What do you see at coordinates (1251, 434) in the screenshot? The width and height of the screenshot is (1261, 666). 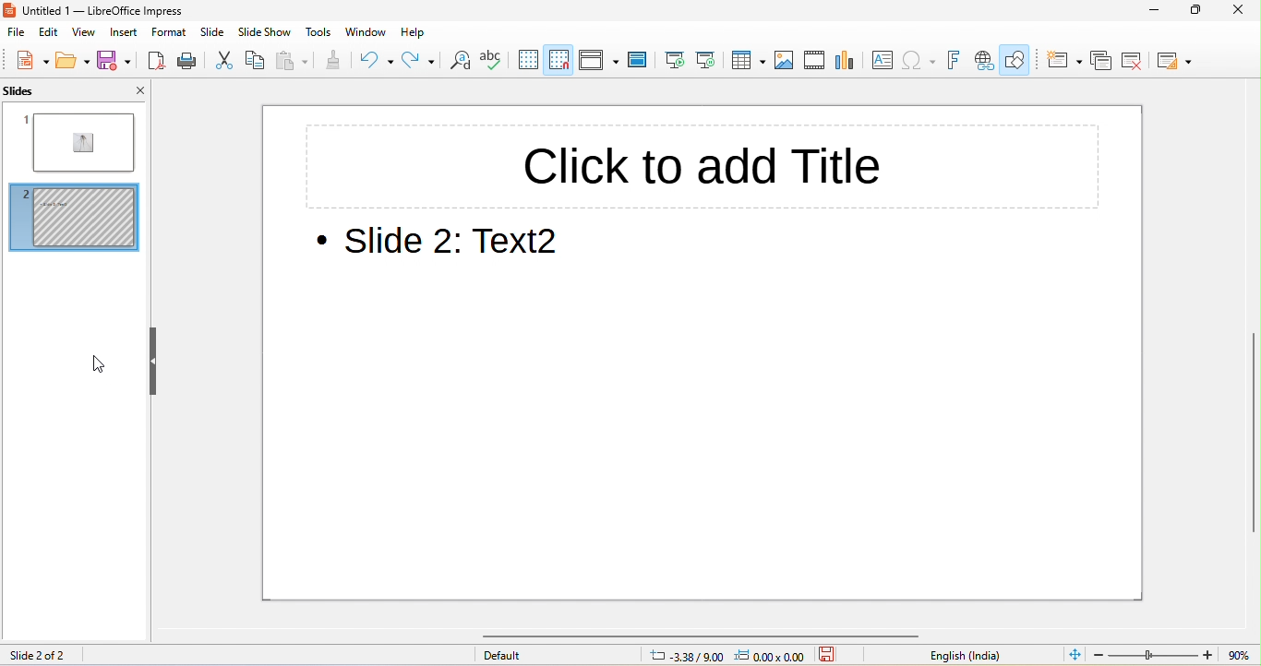 I see `vertical scroll bar` at bounding box center [1251, 434].